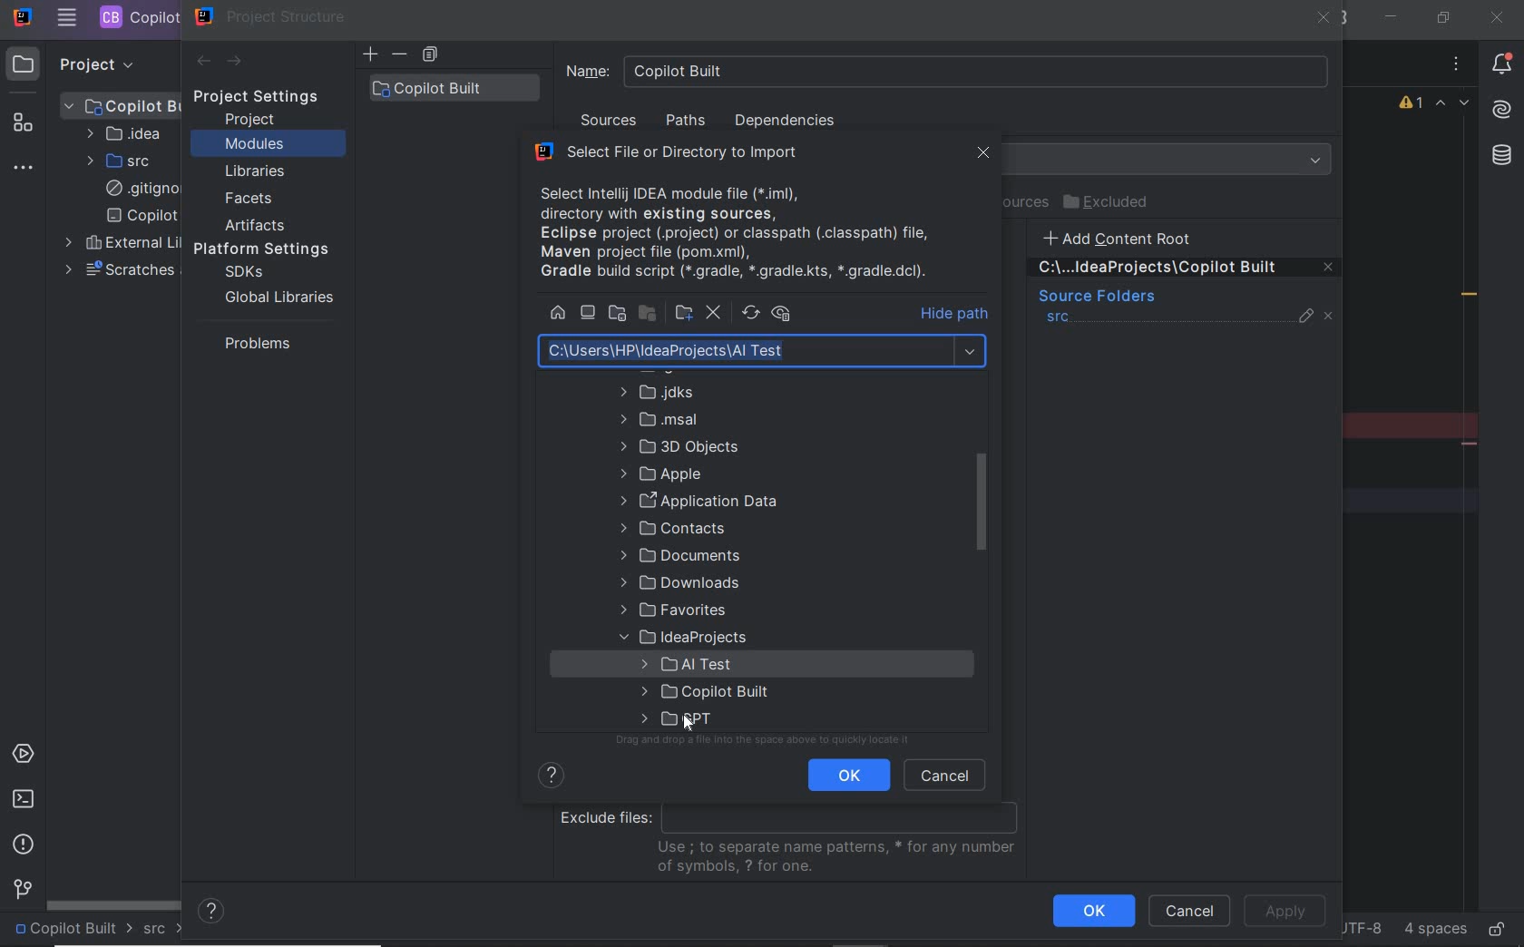 Image resolution: width=1524 pixels, height=947 pixels. Describe the element at coordinates (685, 662) in the screenshot. I see `folder` at that location.